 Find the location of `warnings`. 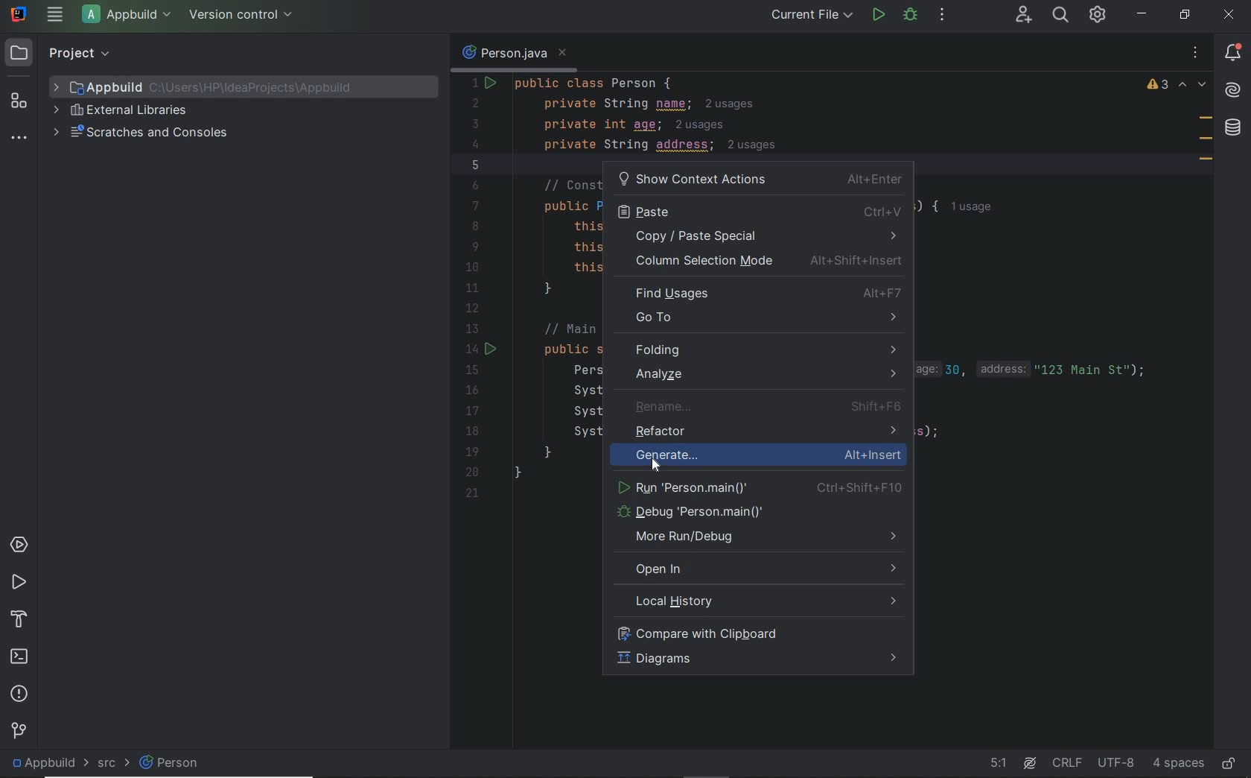

warnings is located at coordinates (1158, 86).